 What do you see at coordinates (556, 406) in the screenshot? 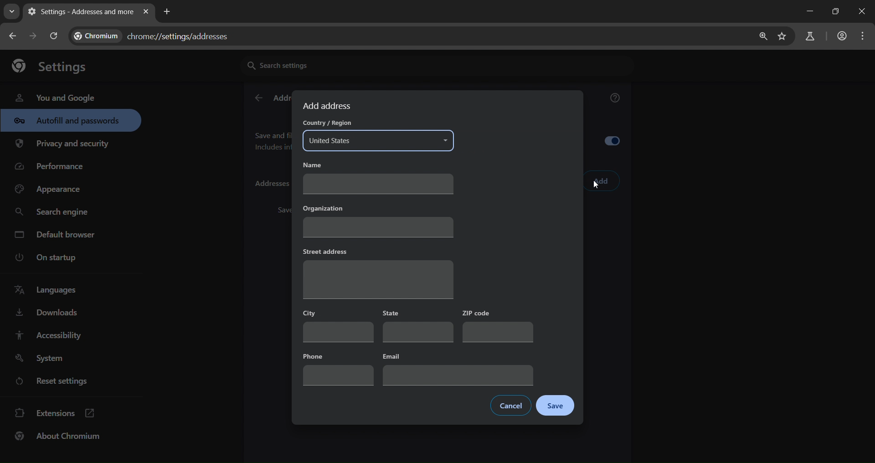
I see `save` at bounding box center [556, 406].